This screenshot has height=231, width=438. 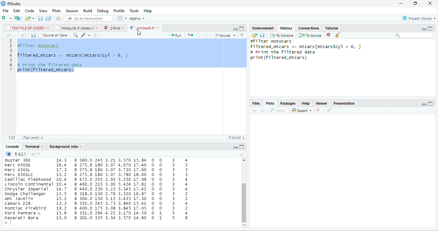 I want to click on maximize, so click(x=241, y=28).